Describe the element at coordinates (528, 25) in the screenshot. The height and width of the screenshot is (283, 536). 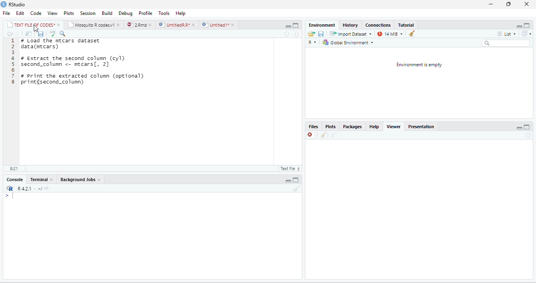
I see `maximize` at that location.